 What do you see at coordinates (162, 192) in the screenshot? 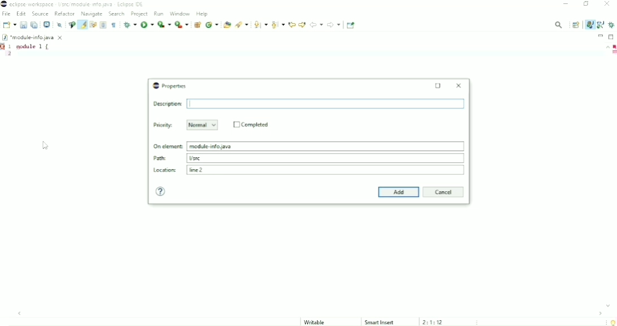
I see `Help` at bounding box center [162, 192].